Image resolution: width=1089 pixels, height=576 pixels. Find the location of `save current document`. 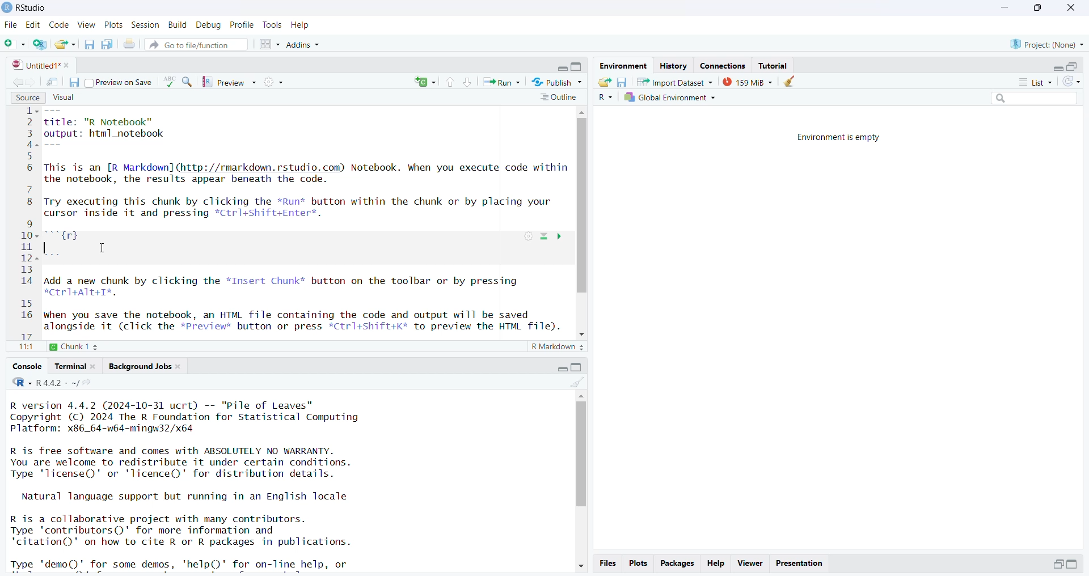

save current document is located at coordinates (91, 44).